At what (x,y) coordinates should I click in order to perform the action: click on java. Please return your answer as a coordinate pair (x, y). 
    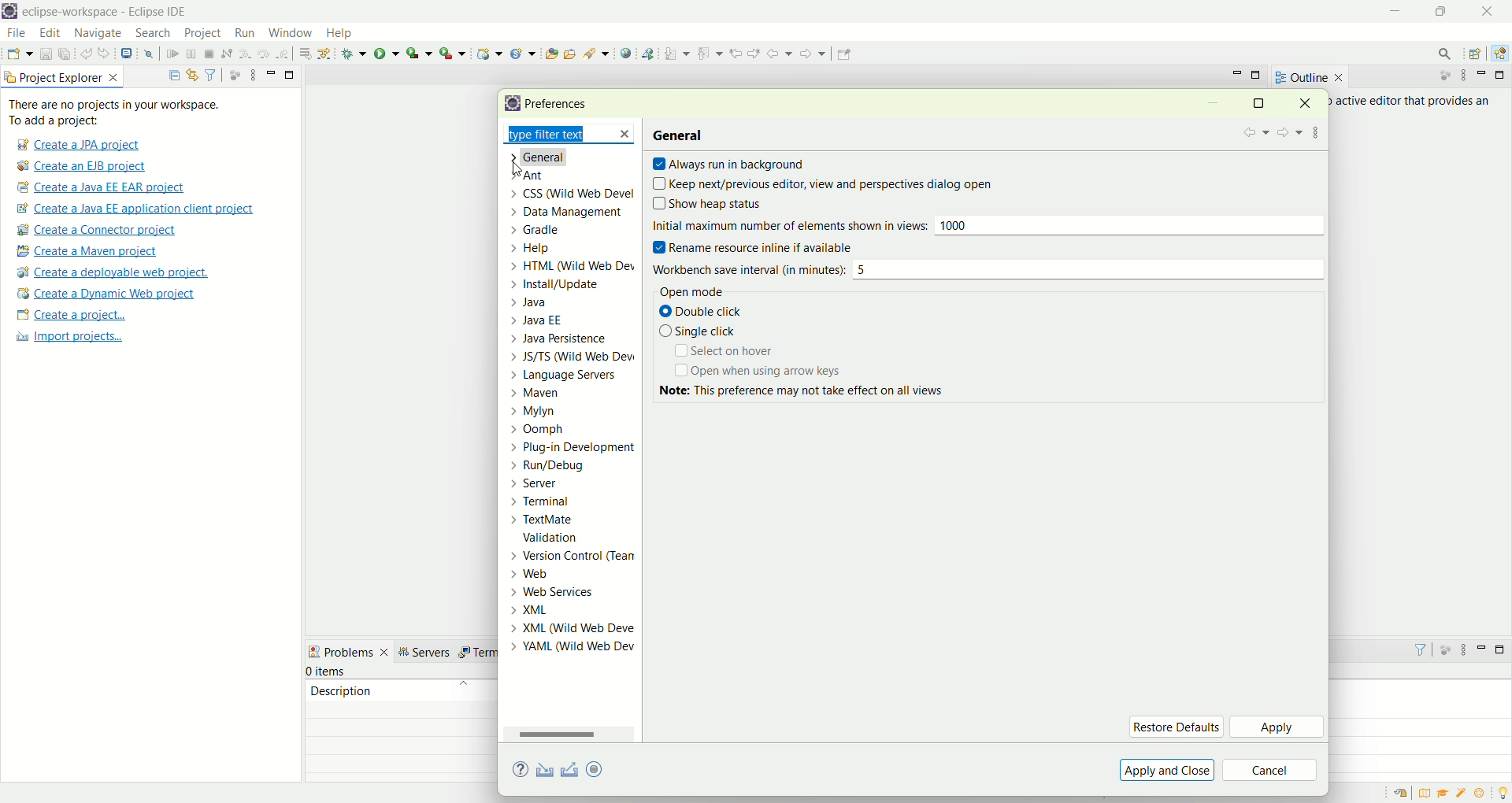
    Looking at the image, I should click on (576, 303).